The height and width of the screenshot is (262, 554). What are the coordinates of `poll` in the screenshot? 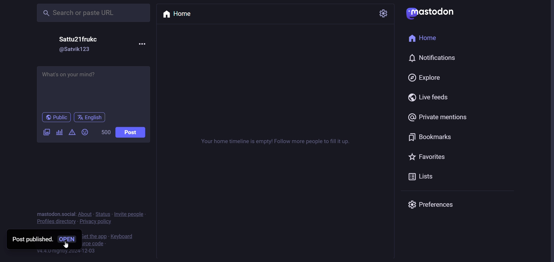 It's located at (59, 132).